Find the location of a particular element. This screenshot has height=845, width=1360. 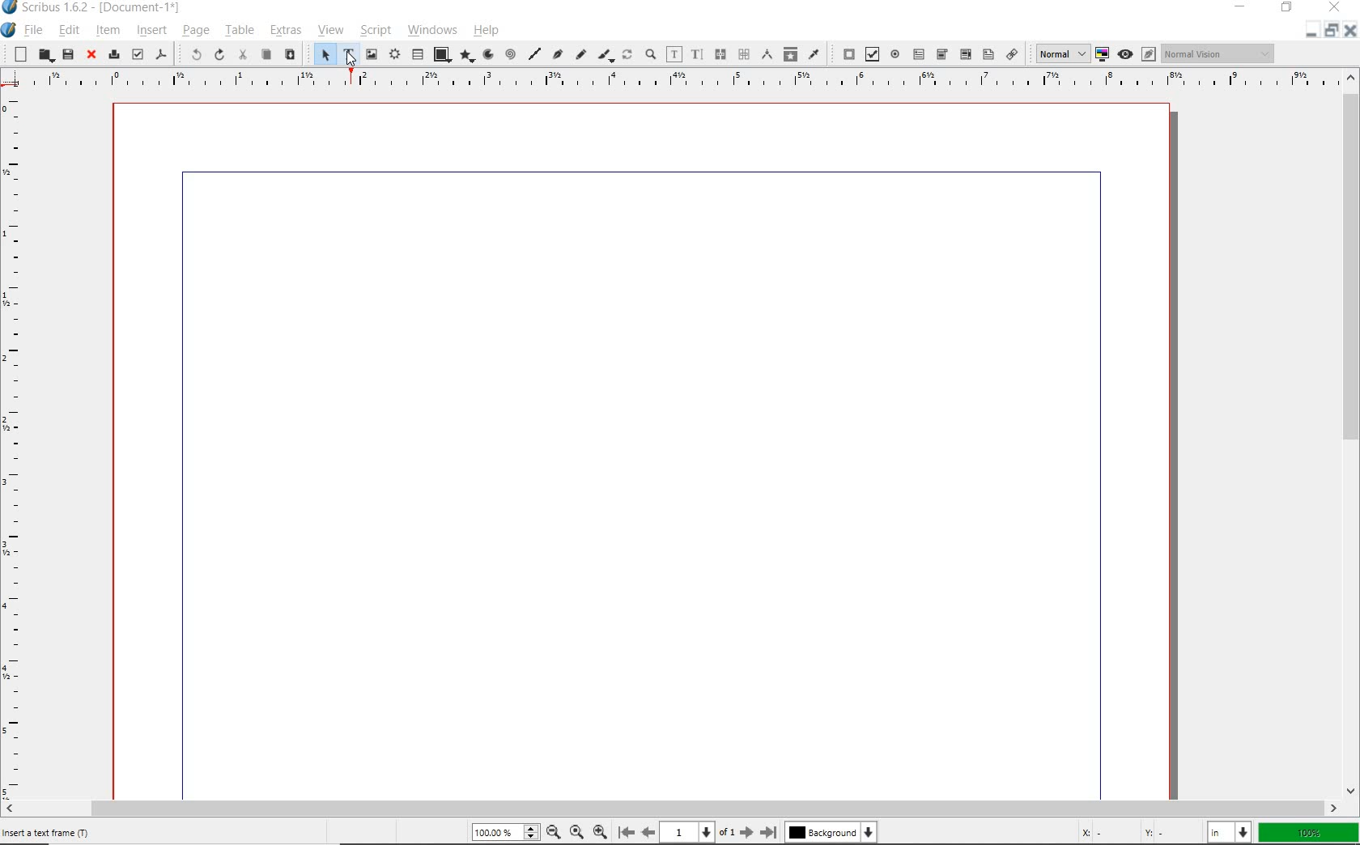

edit text with story editor is located at coordinates (696, 55).